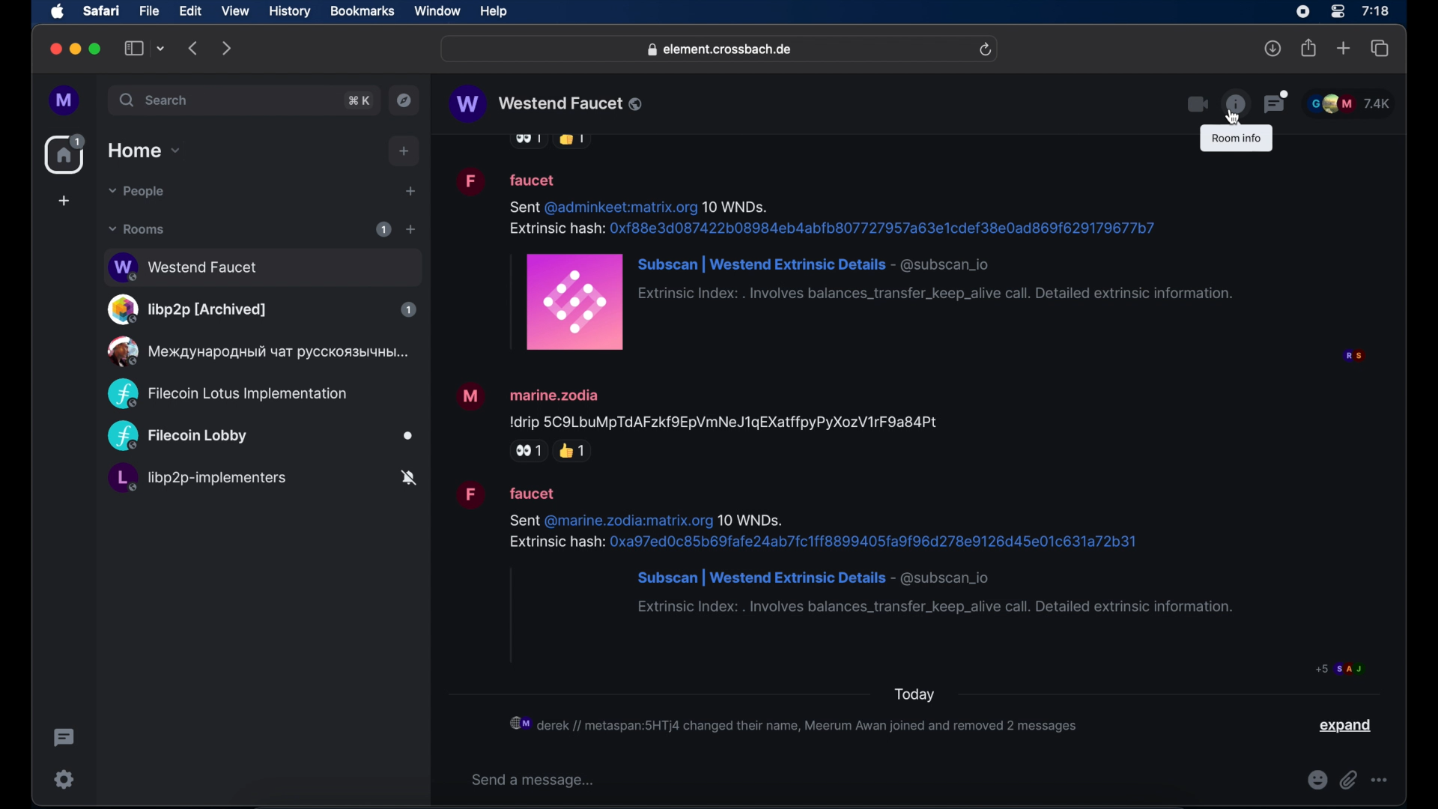 The height and width of the screenshot is (809, 1438). What do you see at coordinates (1344, 47) in the screenshot?
I see `new tab` at bounding box center [1344, 47].